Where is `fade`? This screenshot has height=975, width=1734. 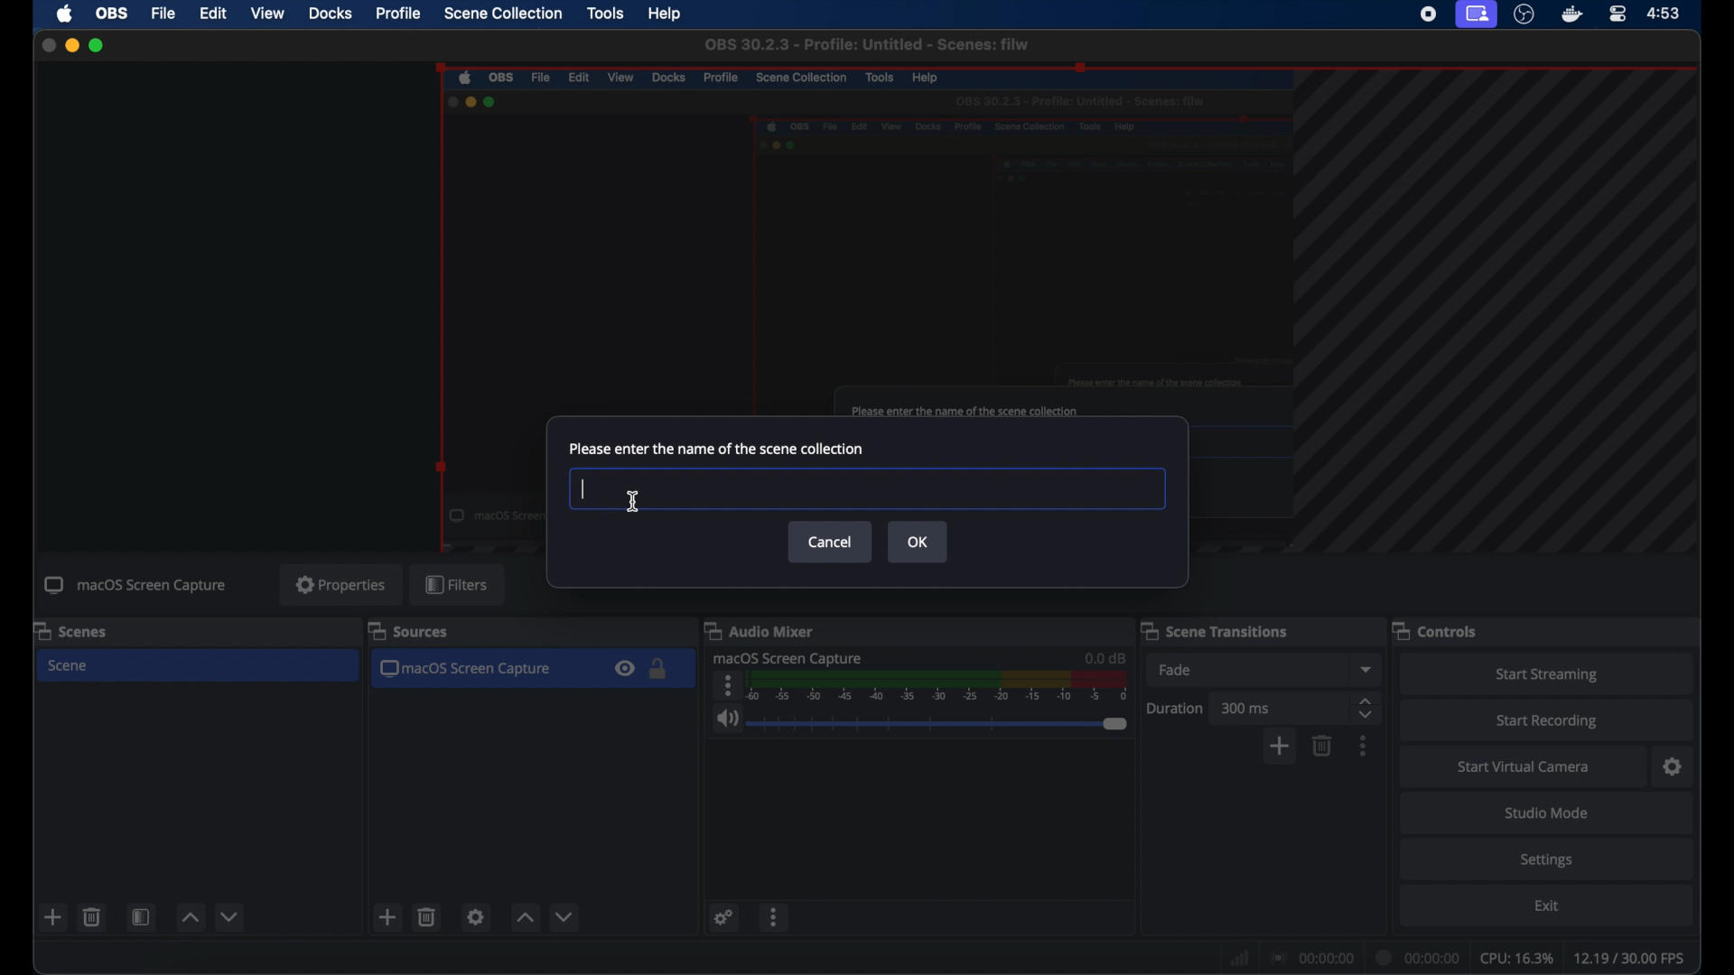 fade is located at coordinates (1174, 671).